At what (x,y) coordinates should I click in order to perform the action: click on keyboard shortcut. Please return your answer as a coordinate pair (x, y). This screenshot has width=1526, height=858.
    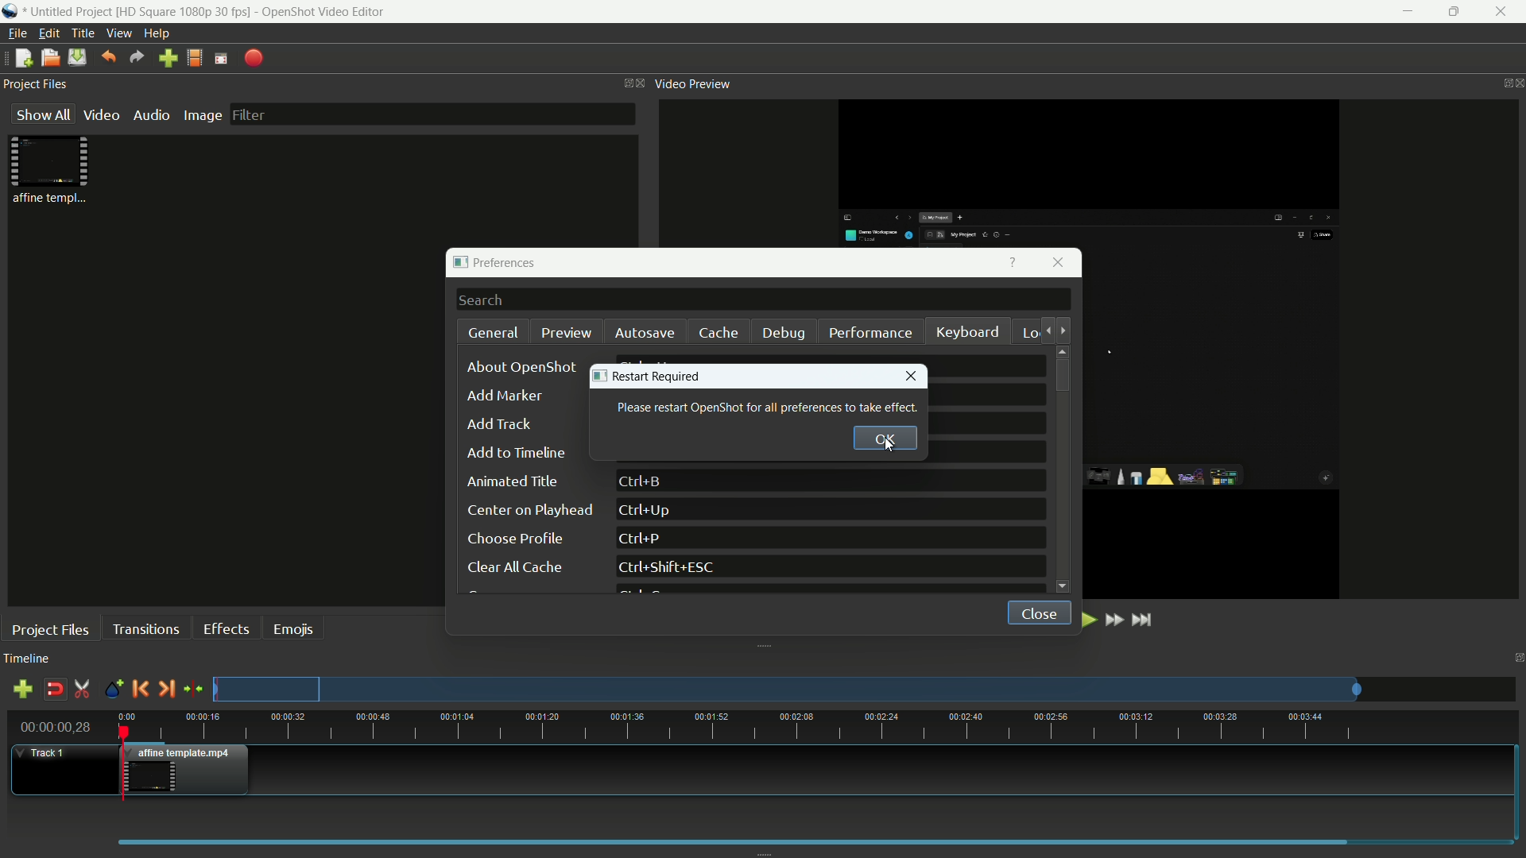
    Looking at the image, I should click on (670, 568).